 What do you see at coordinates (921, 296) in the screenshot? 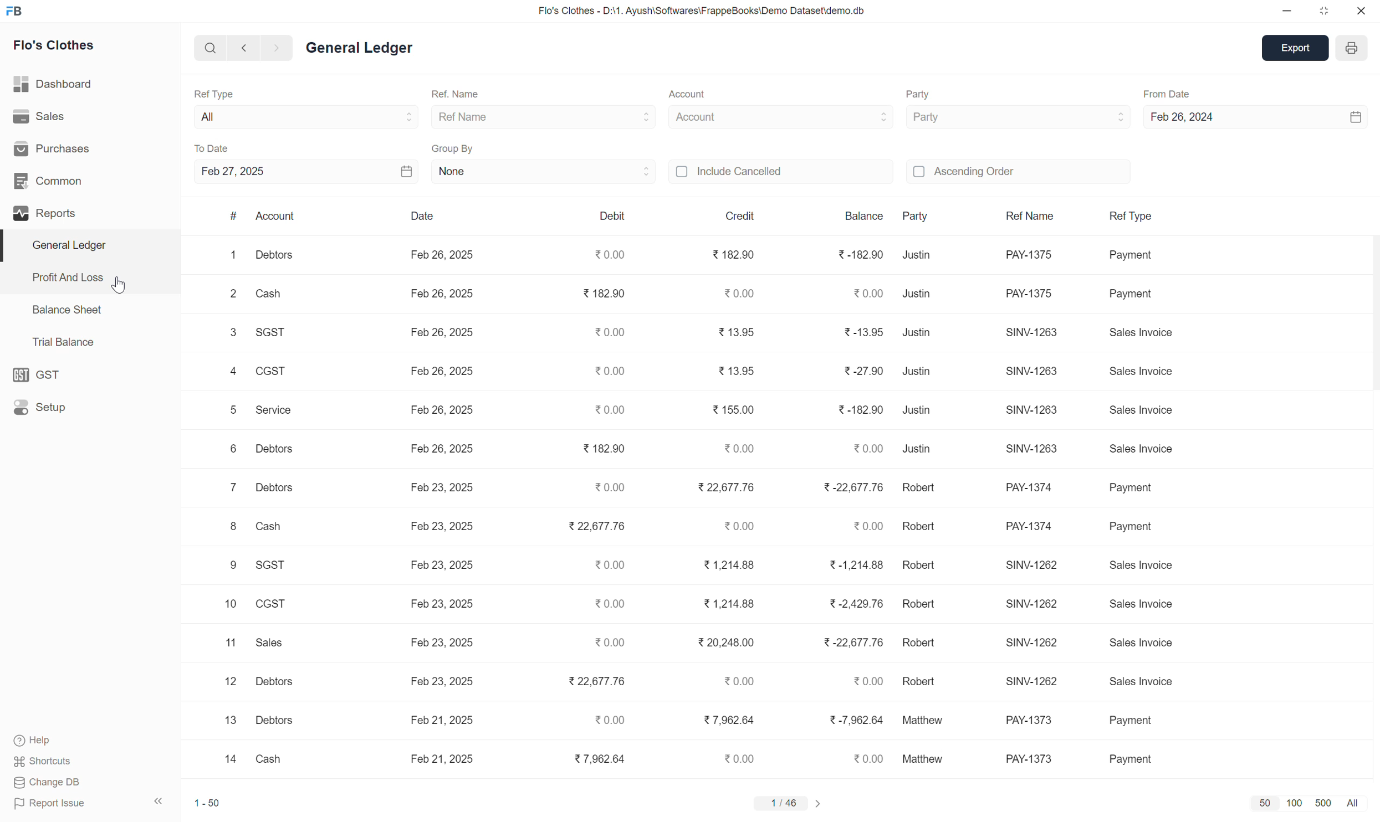
I see `Justin` at bounding box center [921, 296].